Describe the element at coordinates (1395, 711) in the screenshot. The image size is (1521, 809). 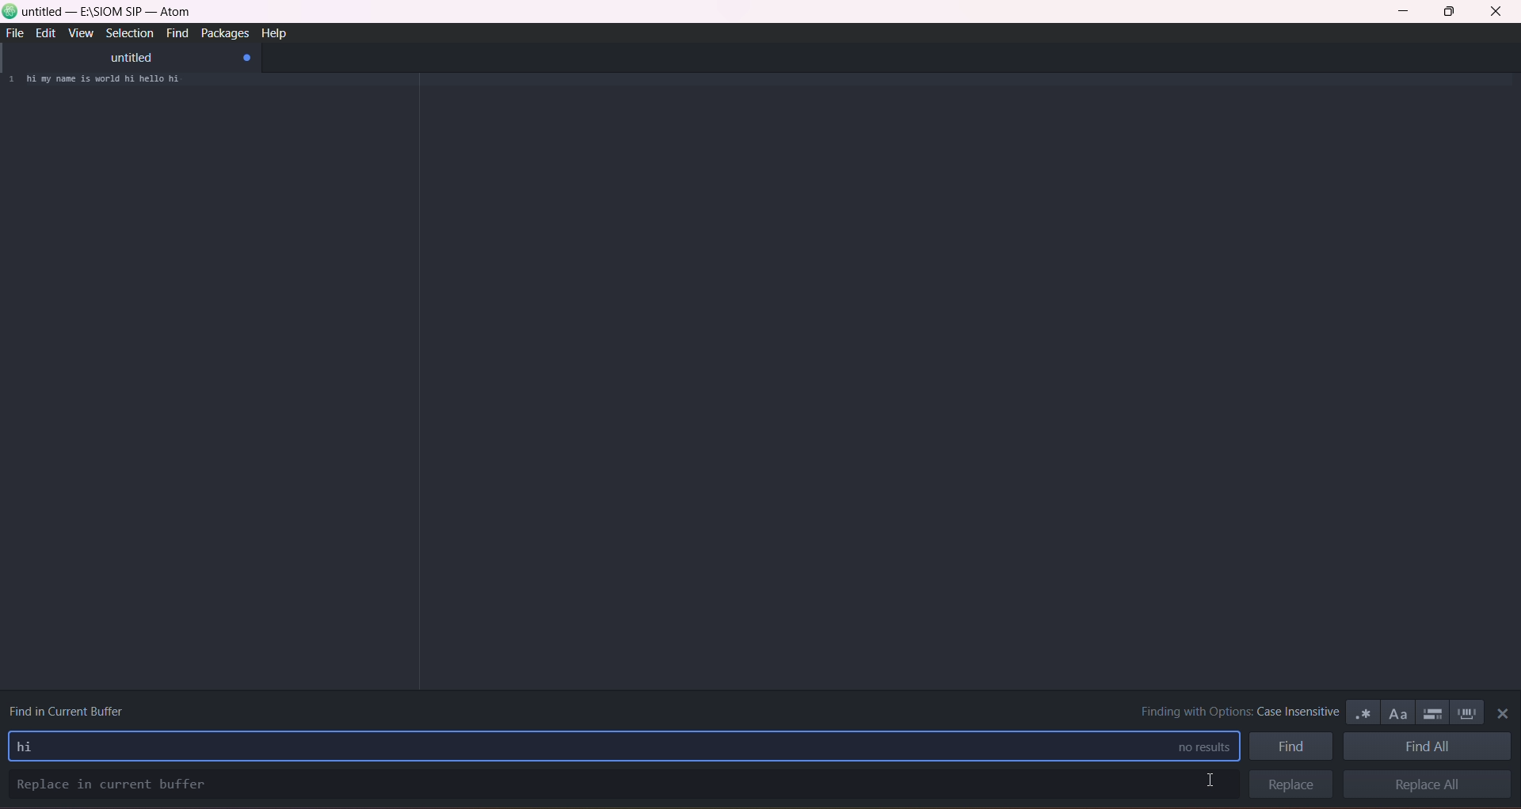
I see `match case` at that location.